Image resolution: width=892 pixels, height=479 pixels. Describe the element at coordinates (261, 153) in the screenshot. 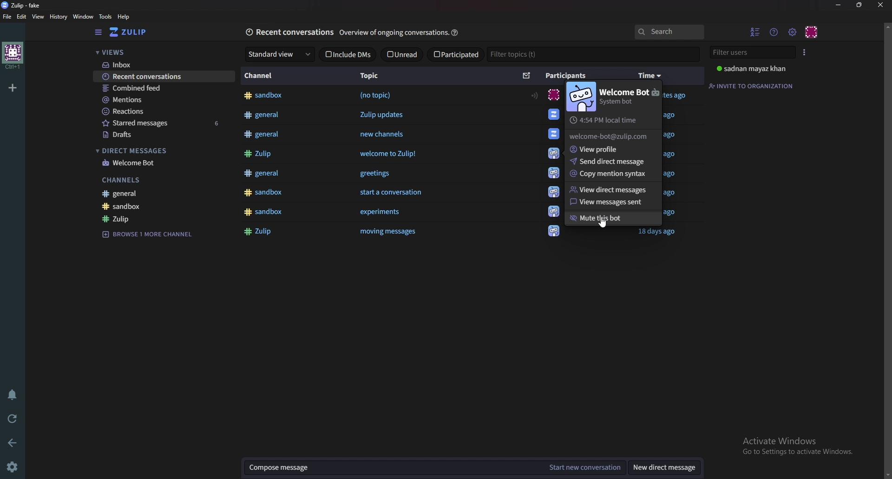

I see `# Zulip` at that location.